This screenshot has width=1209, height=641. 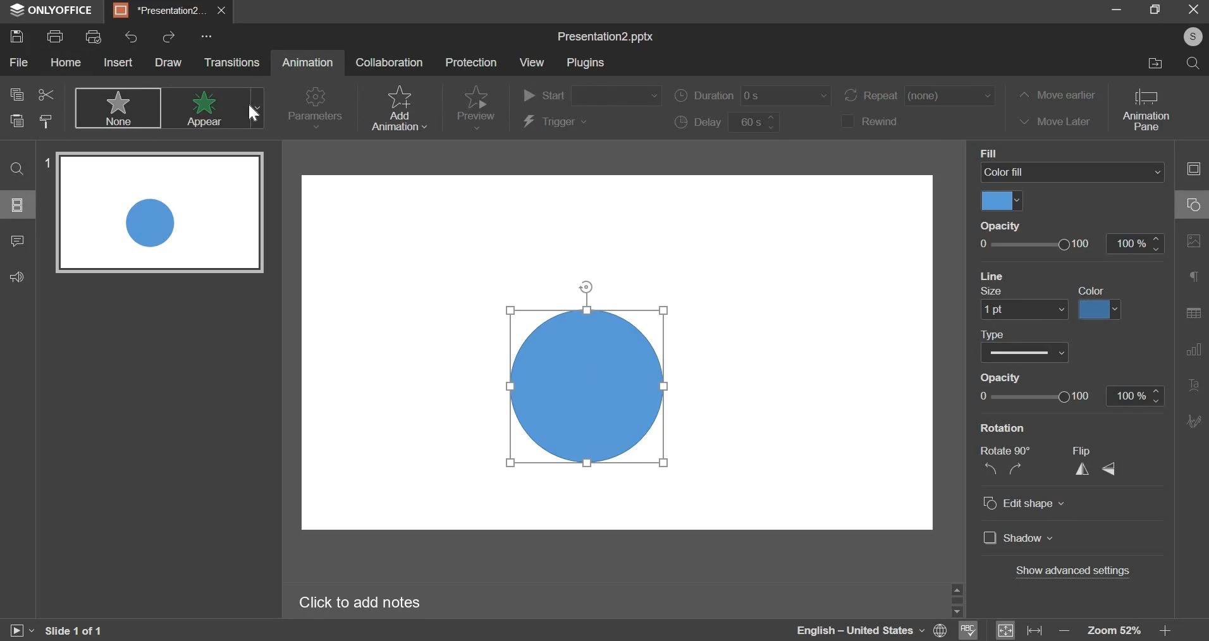 What do you see at coordinates (19, 278) in the screenshot?
I see `feedback` at bounding box center [19, 278].